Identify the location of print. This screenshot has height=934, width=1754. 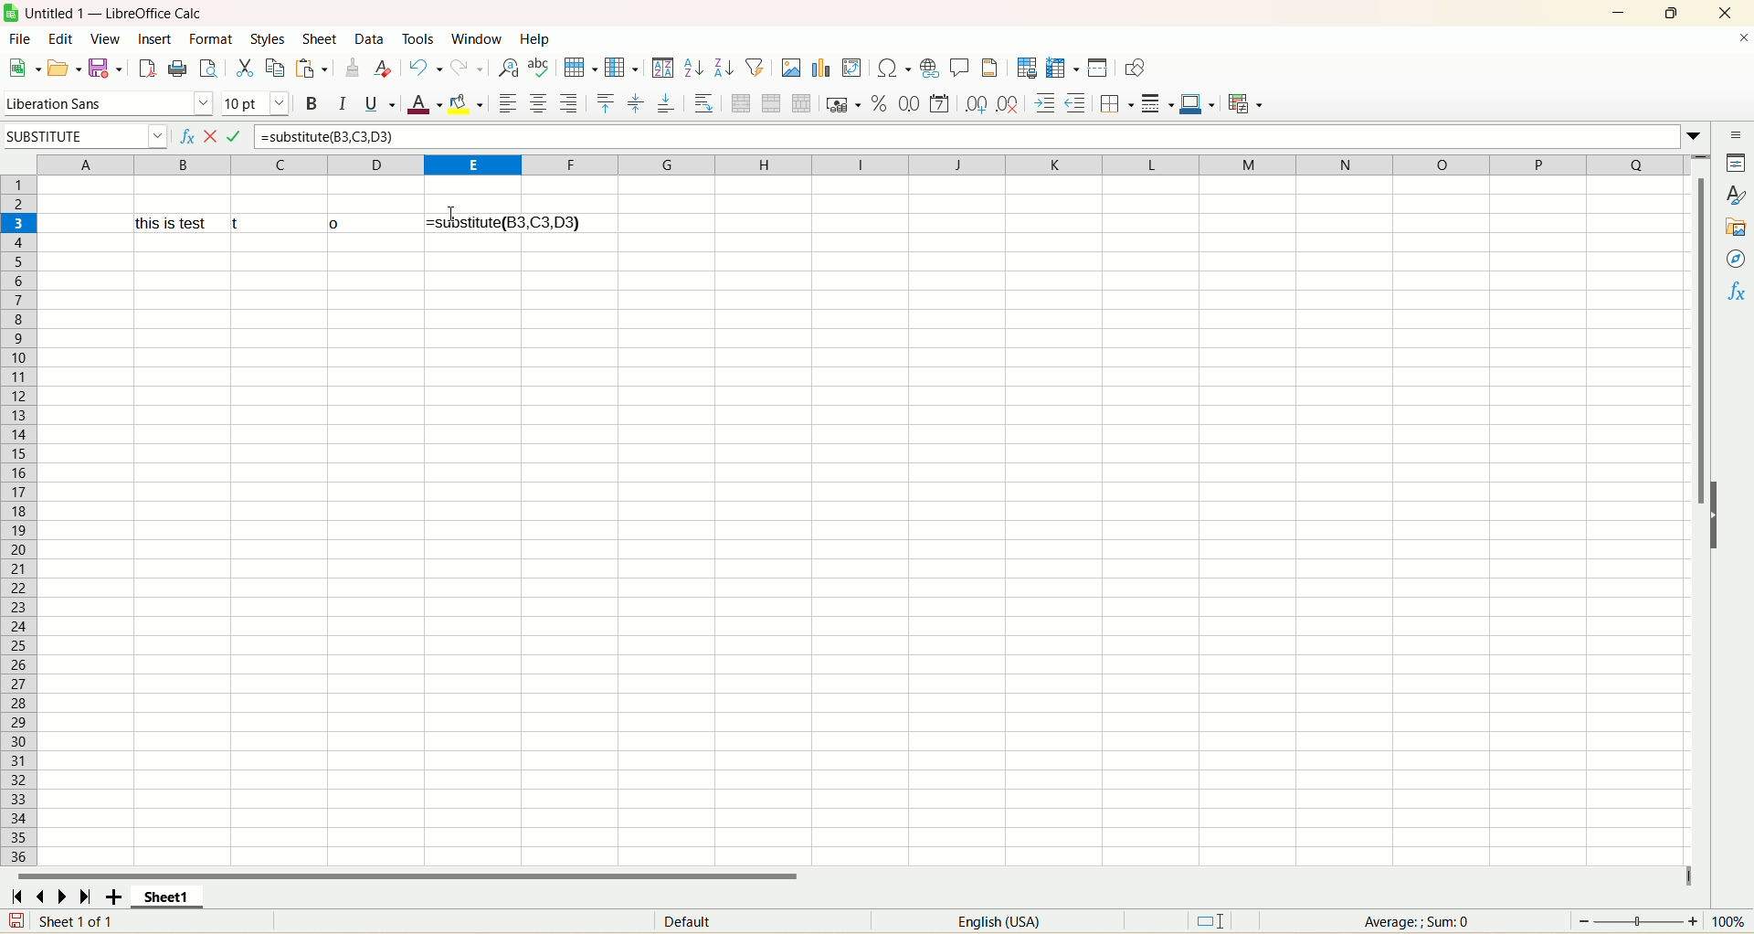
(176, 68).